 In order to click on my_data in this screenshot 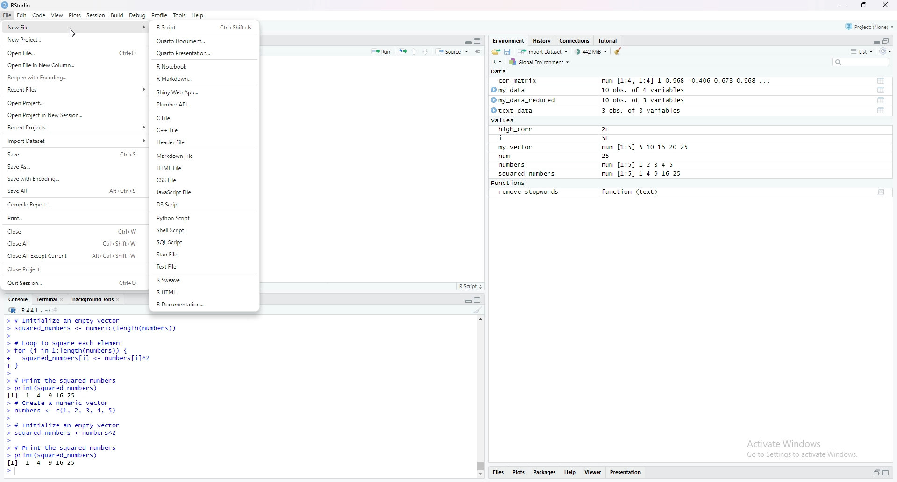, I will do `click(514, 90)`.